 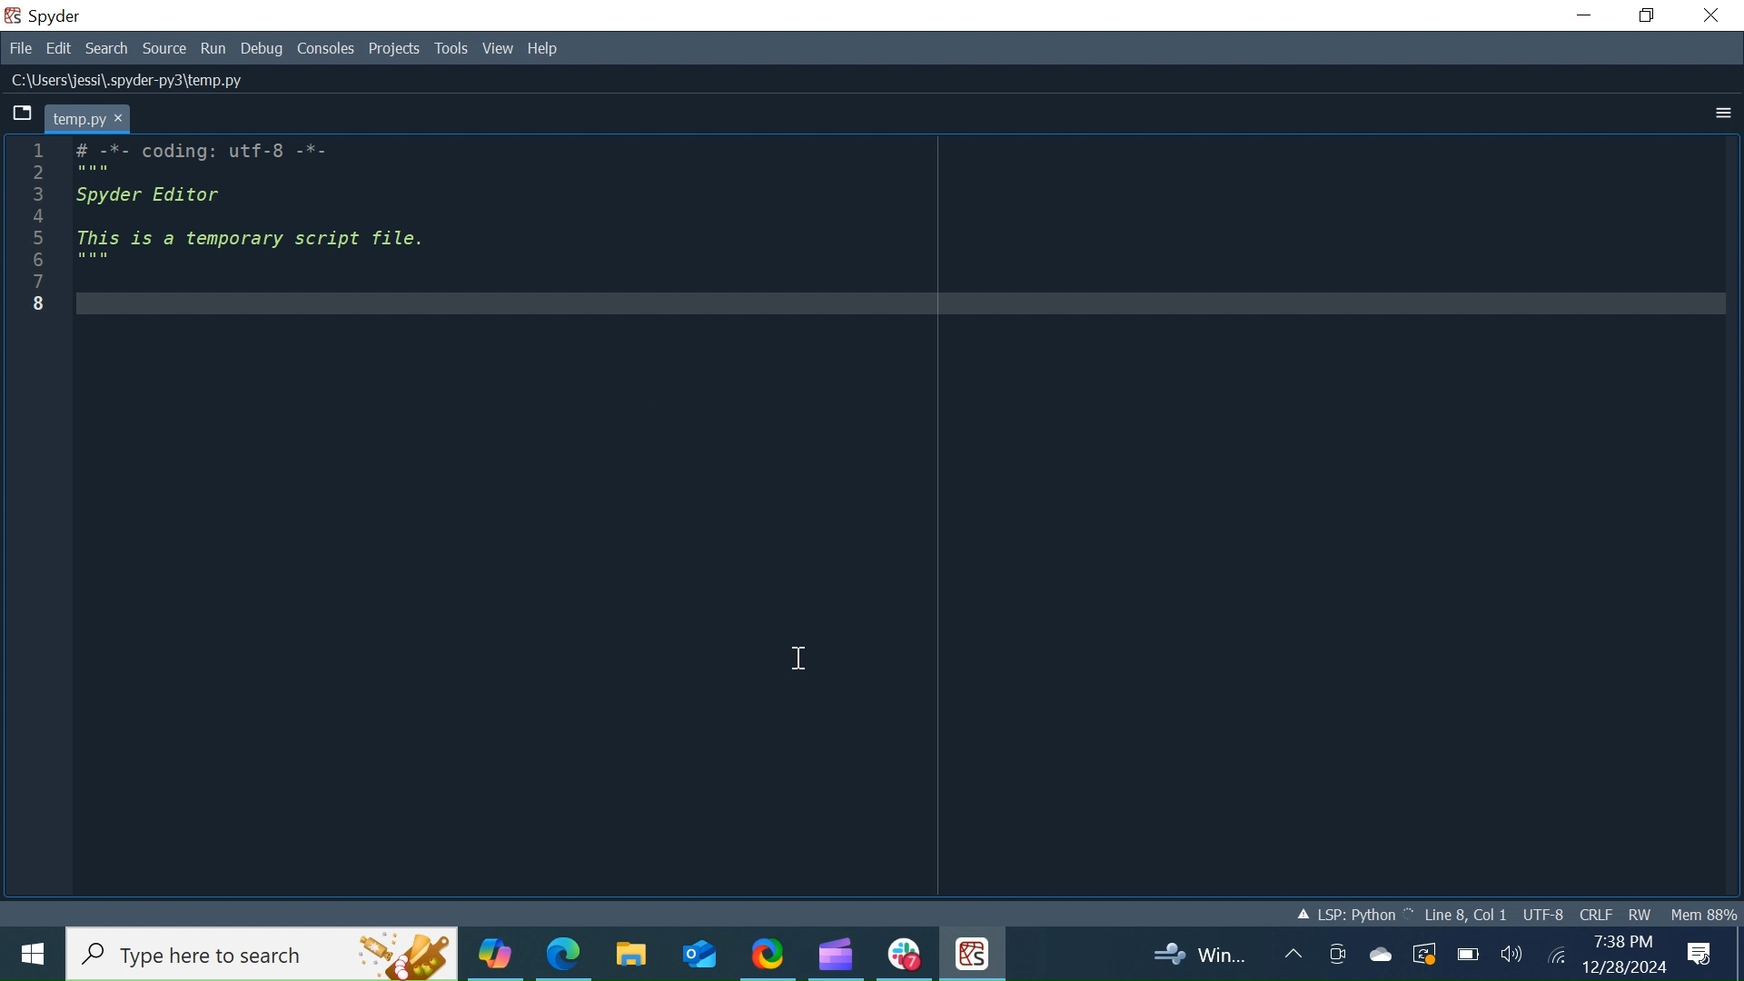 I want to click on File Path, so click(x=129, y=81).